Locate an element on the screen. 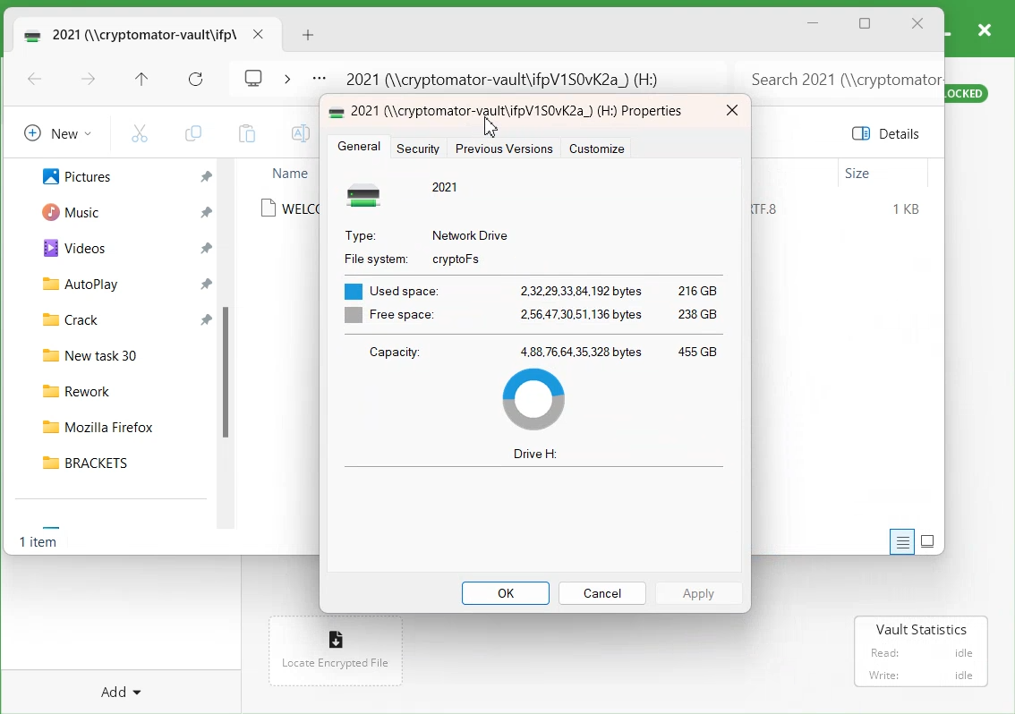 The height and width of the screenshot is (714, 1015). Copy is located at coordinates (192, 133).